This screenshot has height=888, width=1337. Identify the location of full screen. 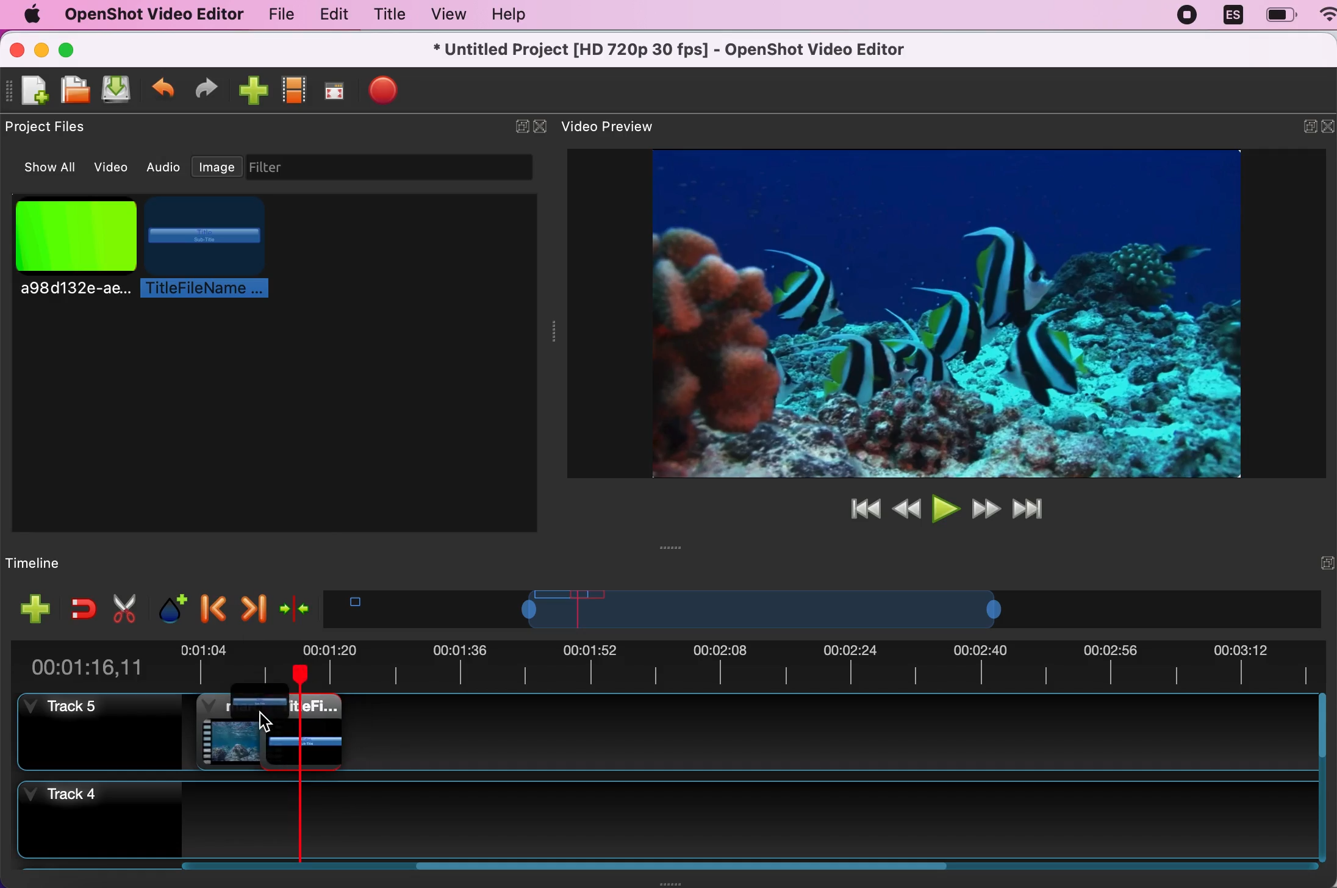
(337, 88).